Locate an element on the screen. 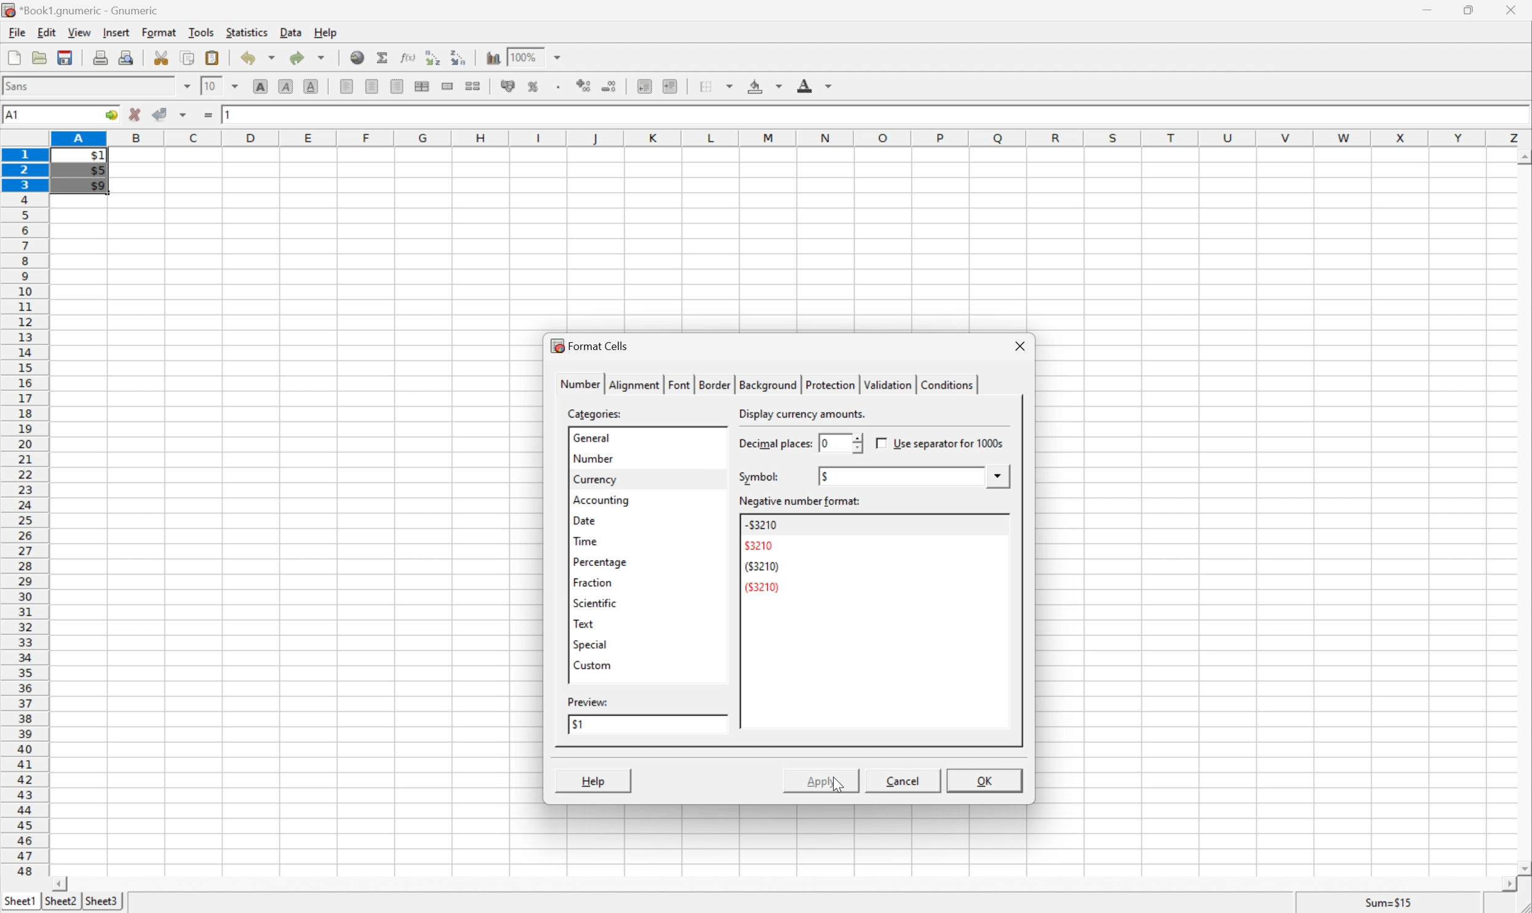 The width and height of the screenshot is (1532, 913). accounting is located at coordinates (602, 500).